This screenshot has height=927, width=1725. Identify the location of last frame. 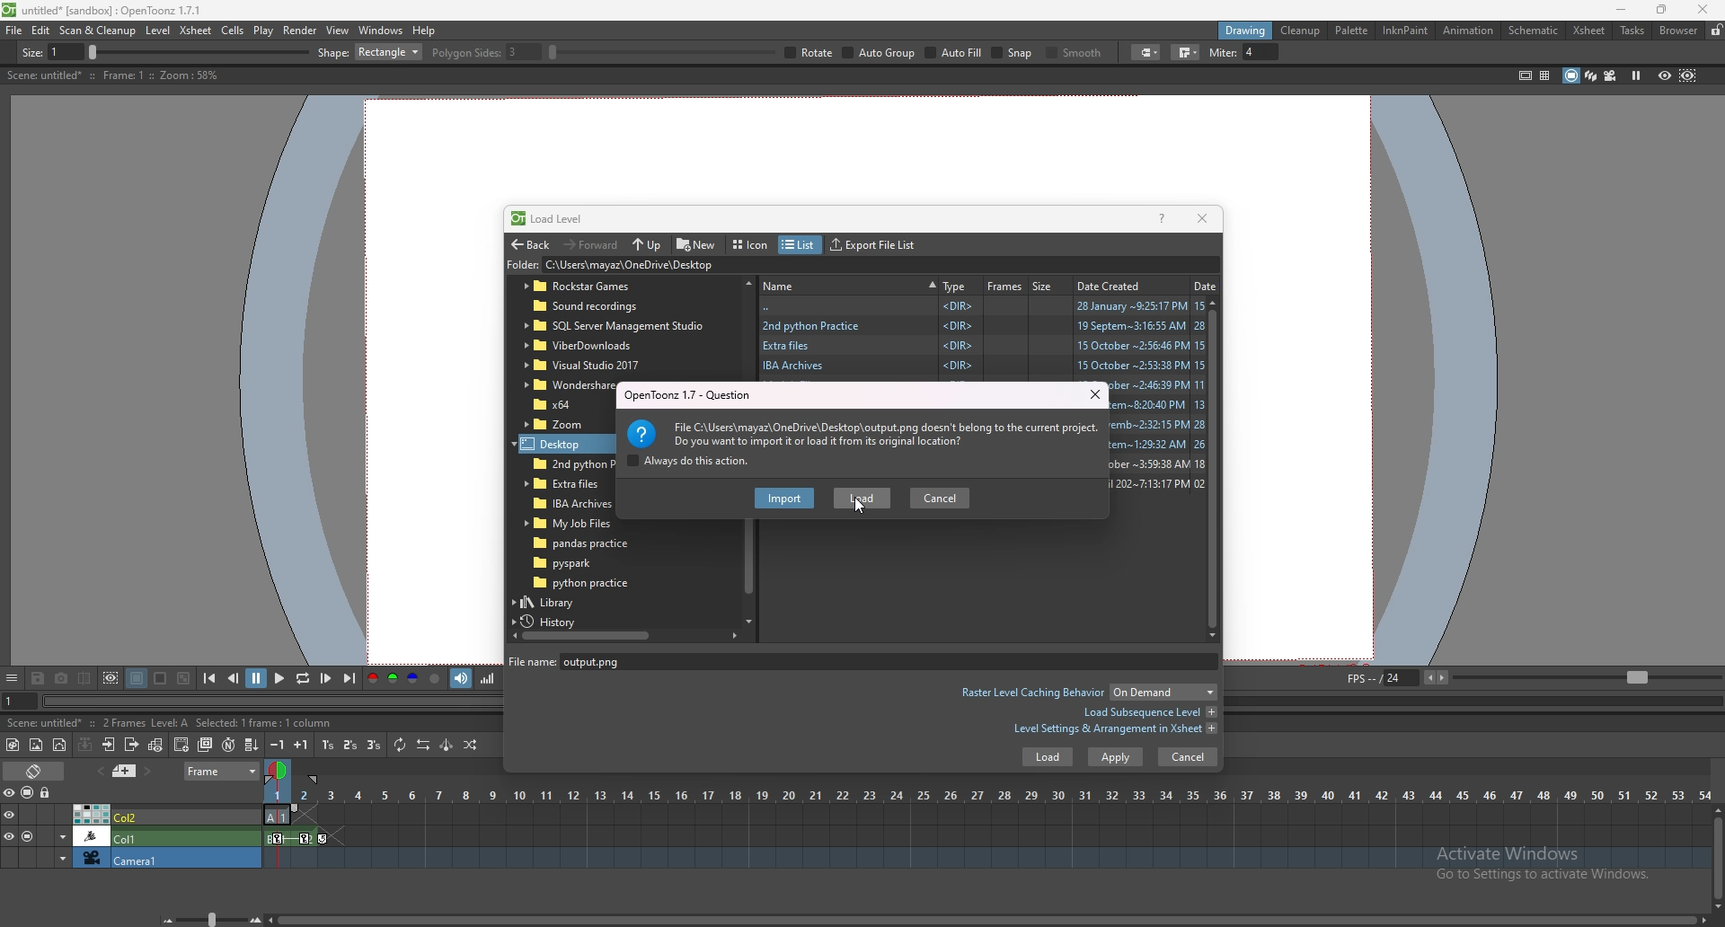
(348, 678).